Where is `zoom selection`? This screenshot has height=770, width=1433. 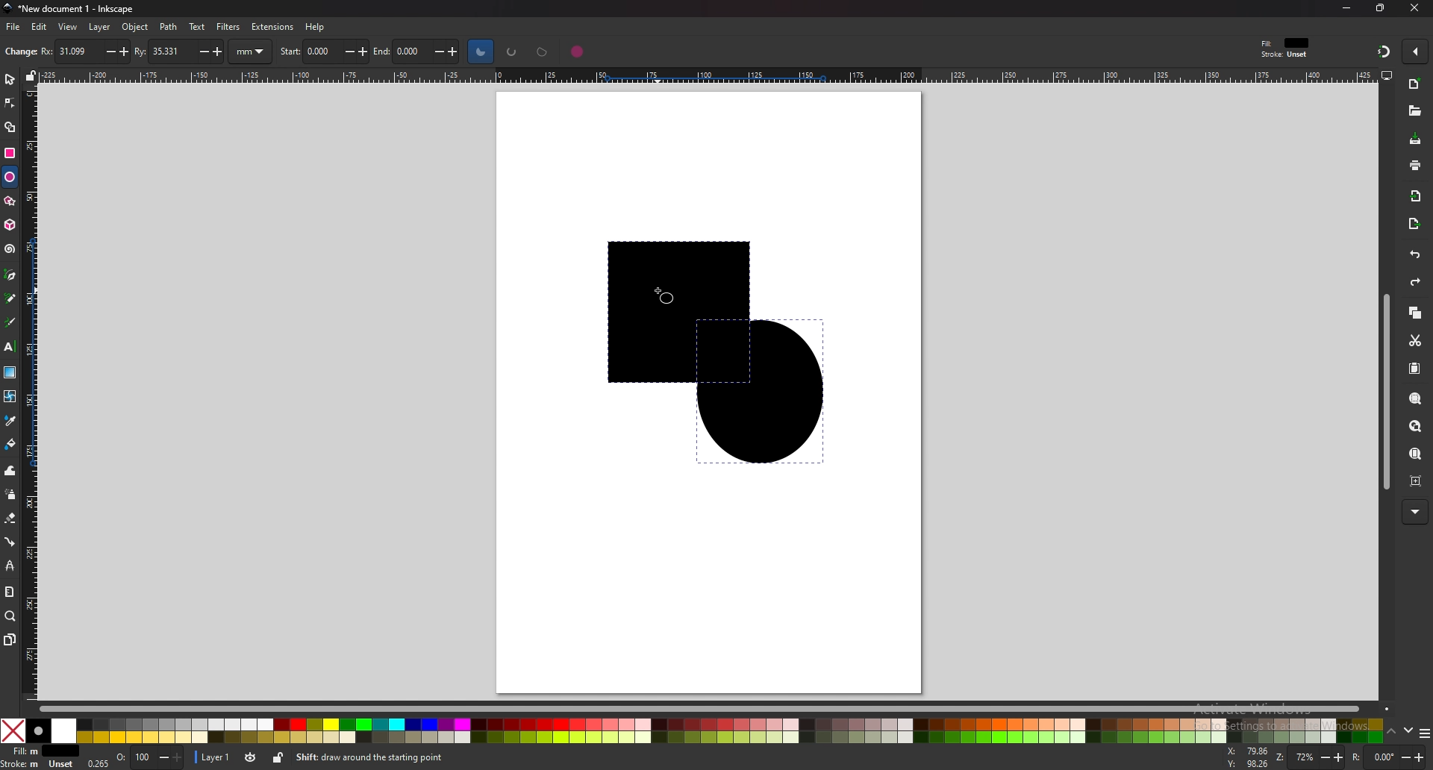
zoom selection is located at coordinates (1415, 398).